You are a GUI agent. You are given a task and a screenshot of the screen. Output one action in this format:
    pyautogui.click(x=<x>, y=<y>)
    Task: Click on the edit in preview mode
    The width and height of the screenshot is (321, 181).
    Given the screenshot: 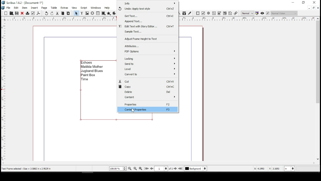 What is the action you would take?
    pyautogui.click(x=268, y=13)
    